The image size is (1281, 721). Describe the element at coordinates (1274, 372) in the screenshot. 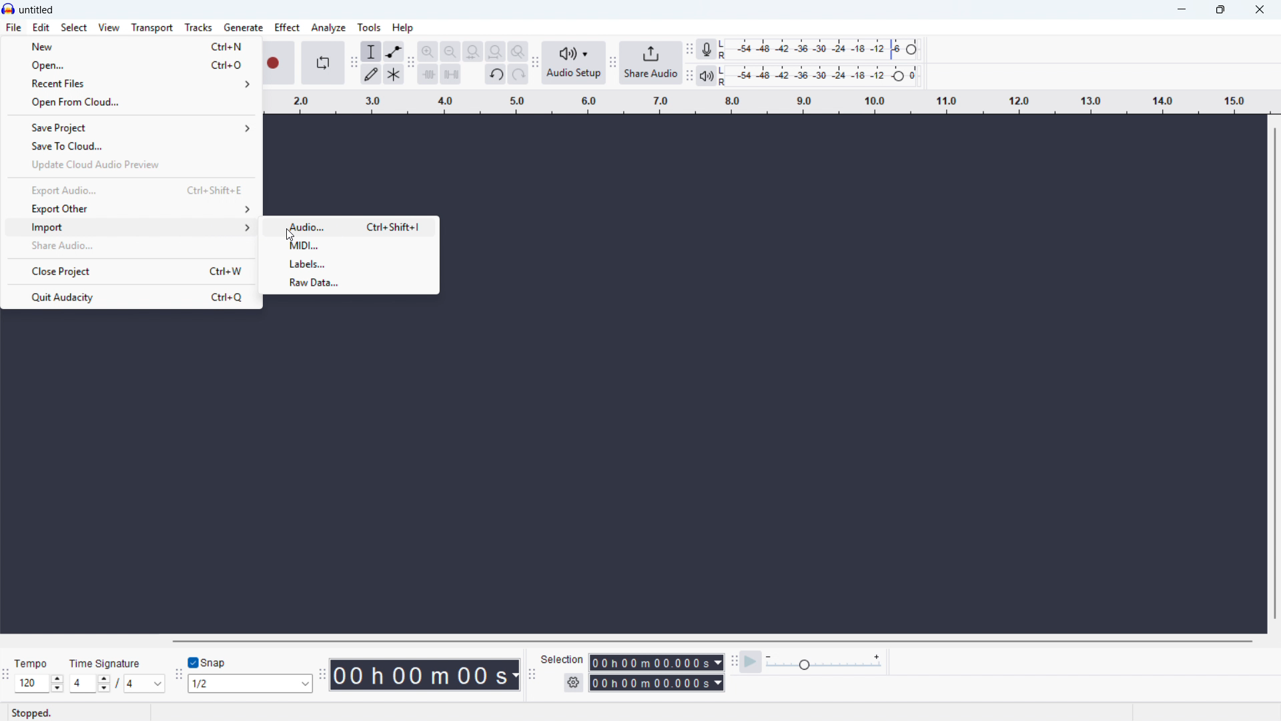

I see `Vertical scroll bar` at that location.